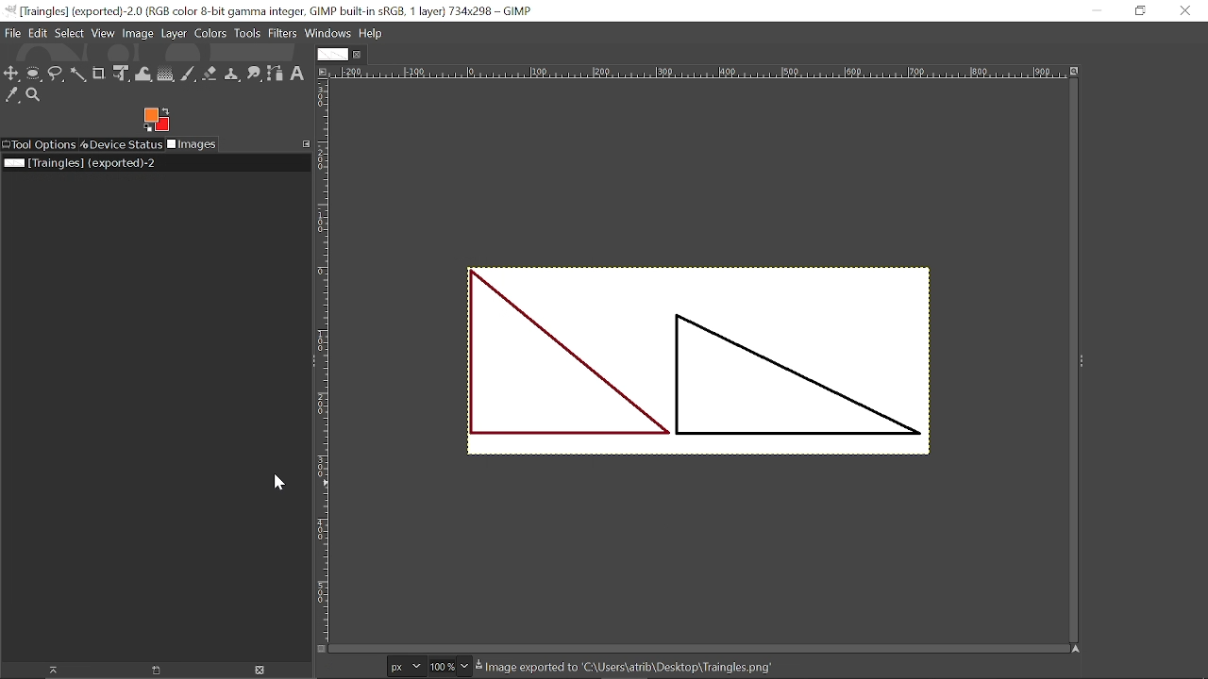  Describe the element at coordinates (467, 665) in the screenshot. I see `Zoom option` at that location.